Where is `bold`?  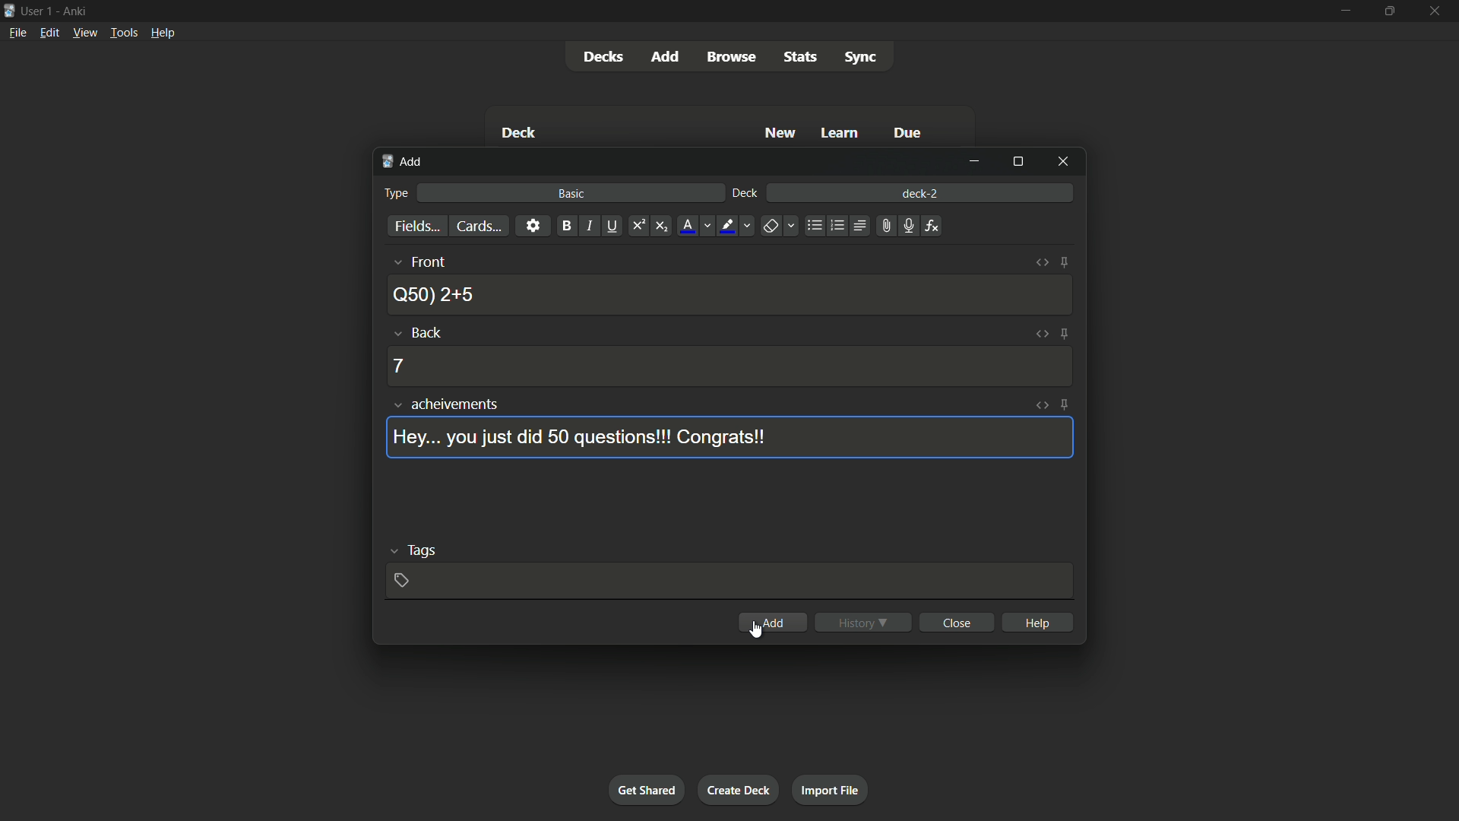
bold is located at coordinates (566, 227).